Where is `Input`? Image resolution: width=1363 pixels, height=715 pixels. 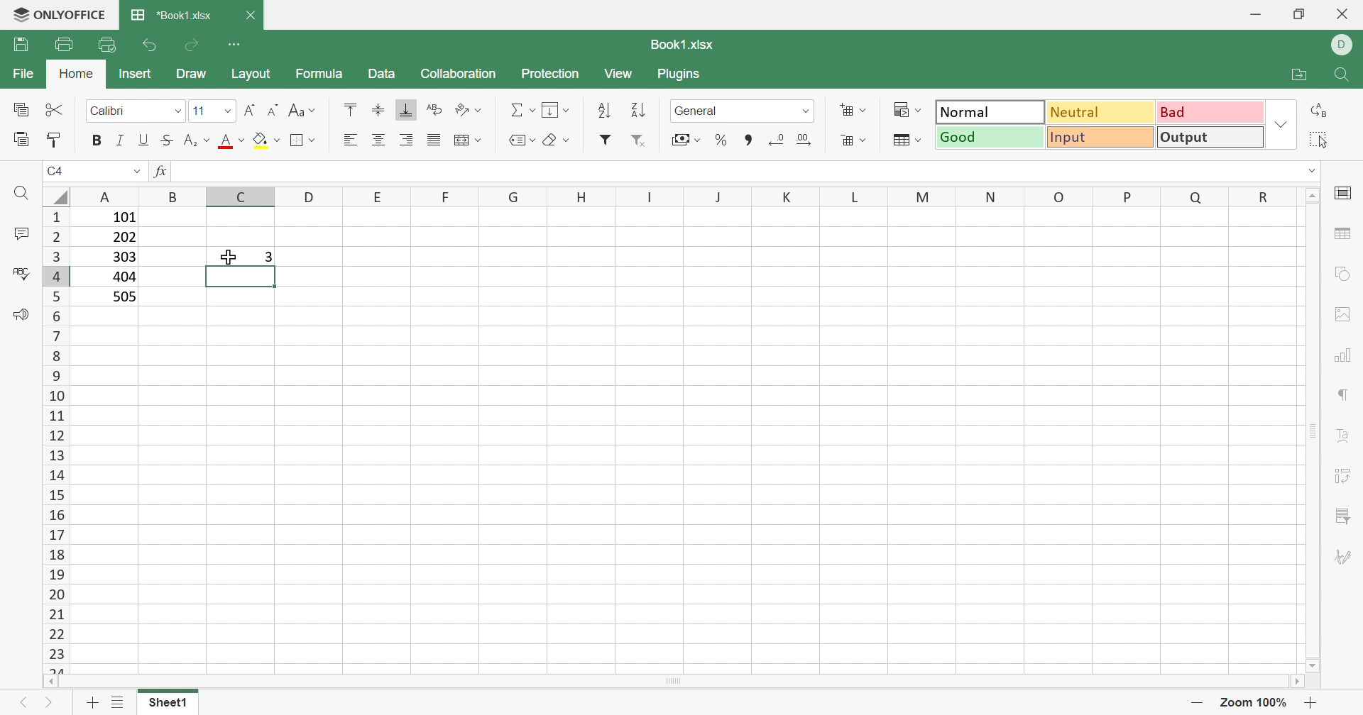 Input is located at coordinates (1100, 138).